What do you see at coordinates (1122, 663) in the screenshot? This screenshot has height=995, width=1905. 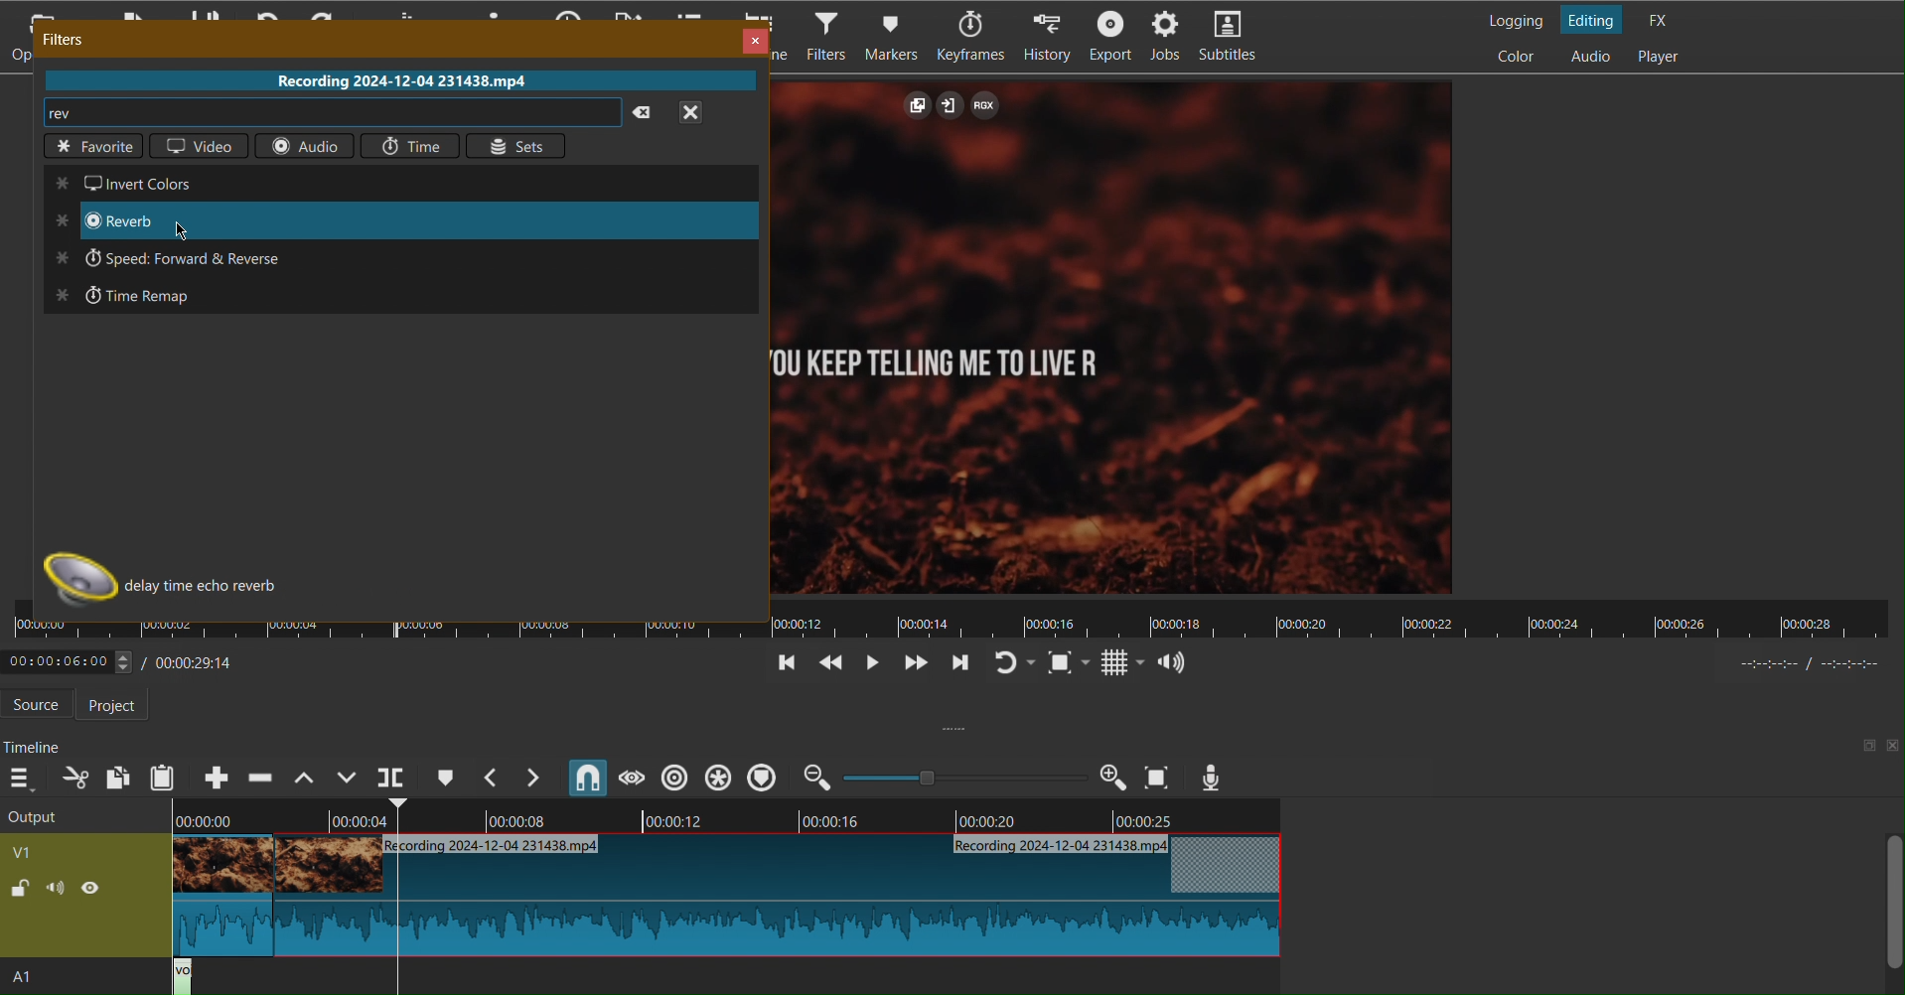 I see `Grid` at bounding box center [1122, 663].